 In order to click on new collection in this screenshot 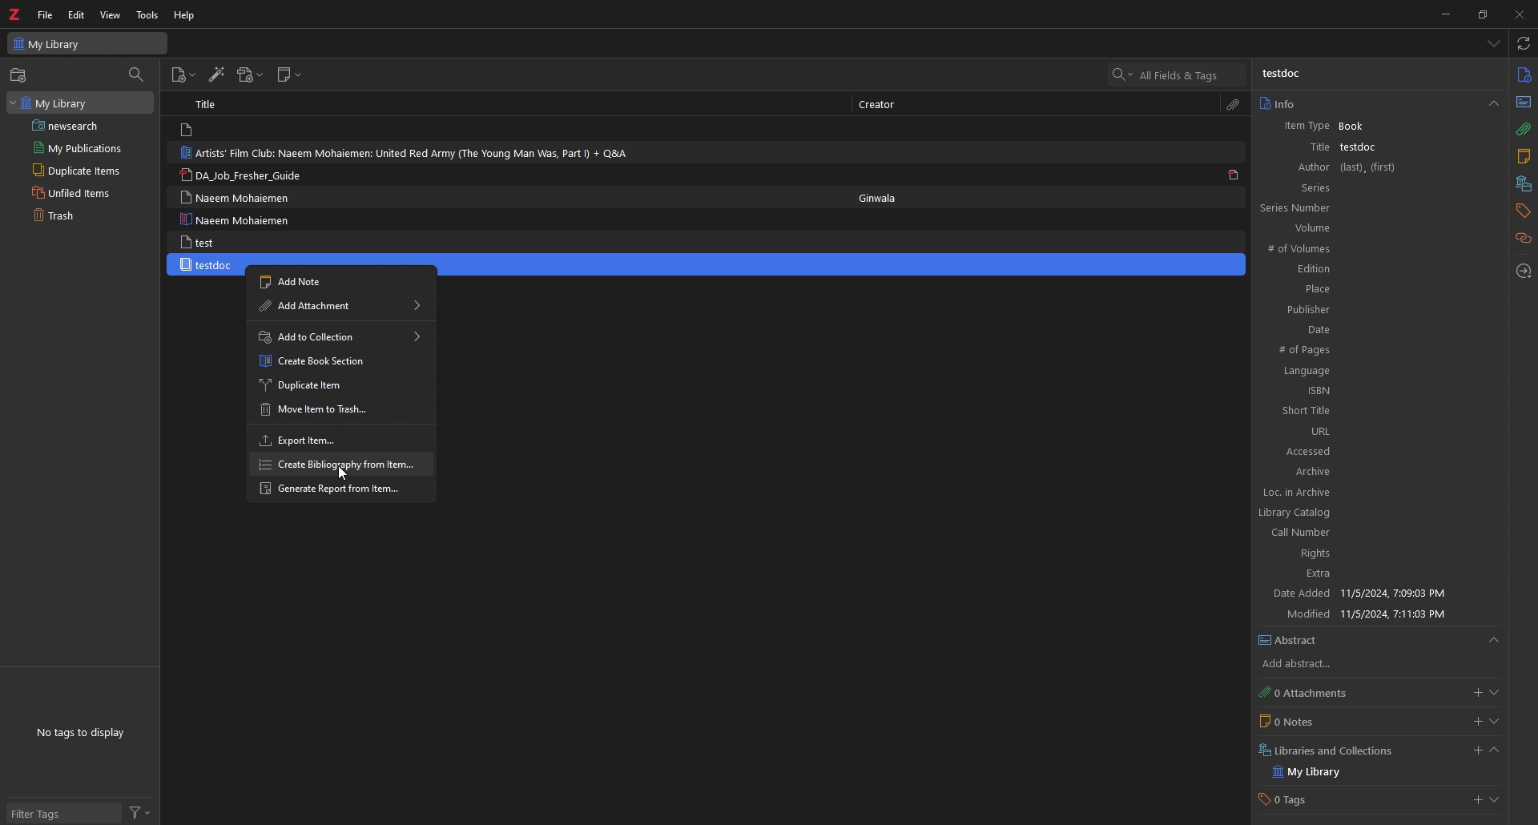, I will do `click(20, 75)`.